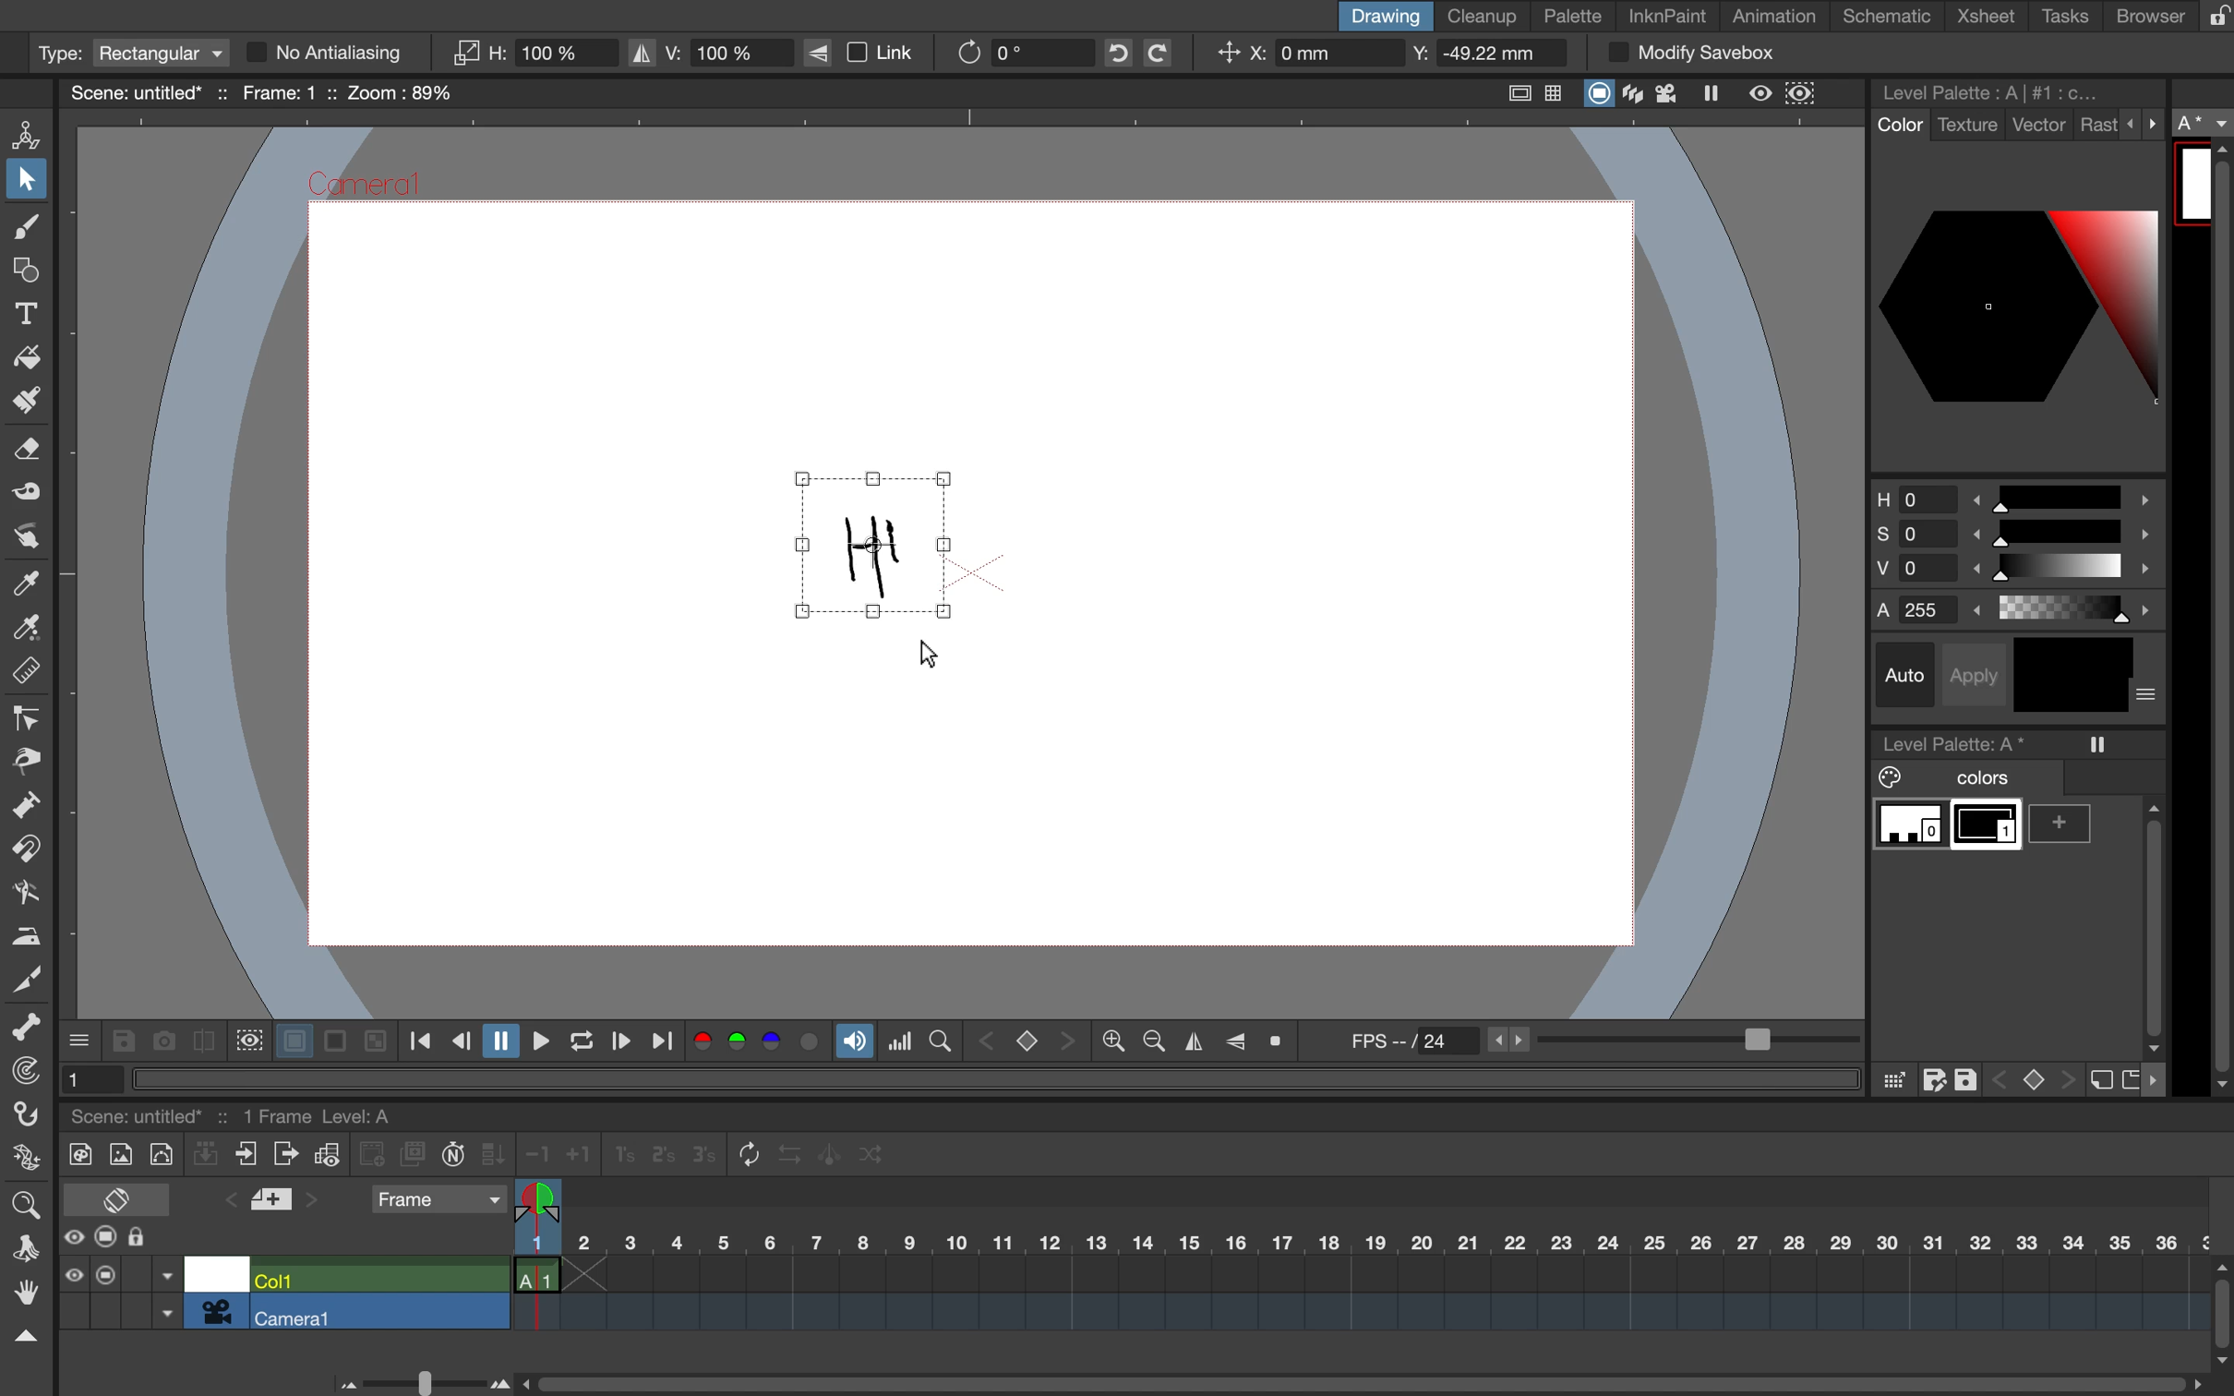 The height and width of the screenshot is (1396, 2234). Describe the element at coordinates (122, 1041) in the screenshot. I see `save` at that location.